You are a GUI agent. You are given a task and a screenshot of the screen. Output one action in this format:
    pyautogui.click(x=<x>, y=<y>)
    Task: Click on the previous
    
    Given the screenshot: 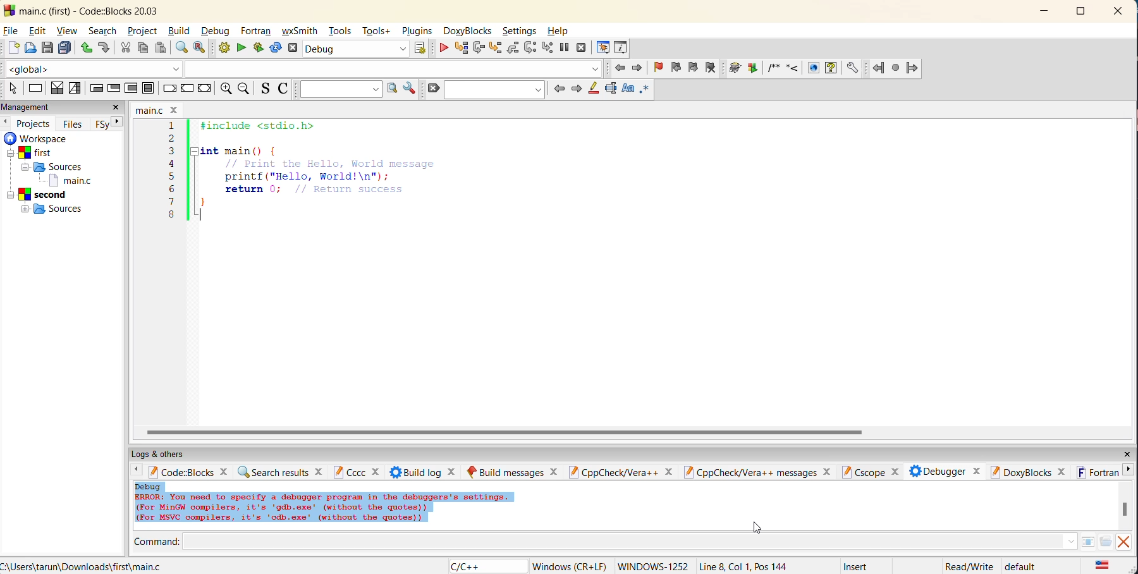 What is the action you would take?
    pyautogui.click(x=7, y=122)
    